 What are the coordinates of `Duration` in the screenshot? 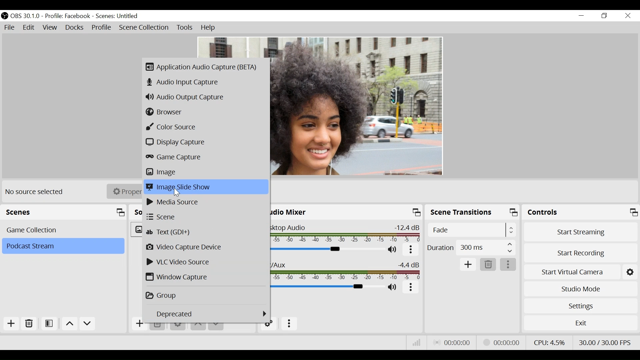 It's located at (471, 249).